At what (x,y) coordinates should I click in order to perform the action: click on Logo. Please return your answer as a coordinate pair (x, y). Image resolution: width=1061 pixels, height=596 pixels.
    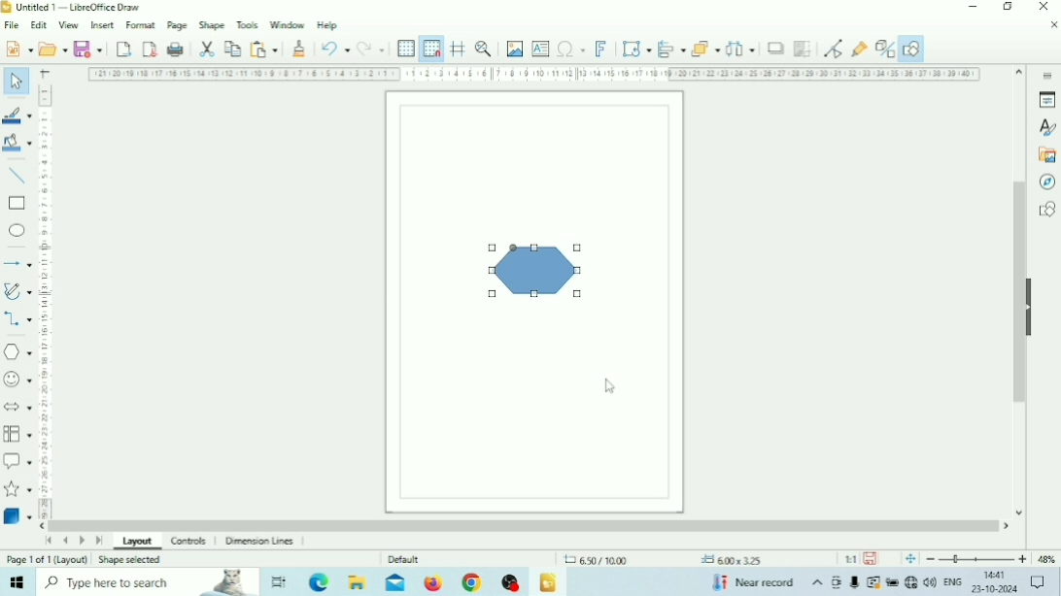
    Looking at the image, I should click on (7, 8).